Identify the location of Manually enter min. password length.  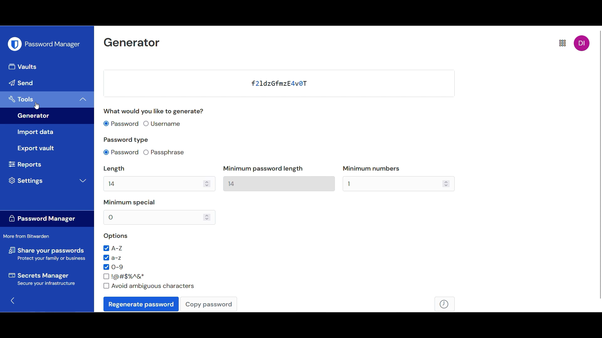
(279, 184).